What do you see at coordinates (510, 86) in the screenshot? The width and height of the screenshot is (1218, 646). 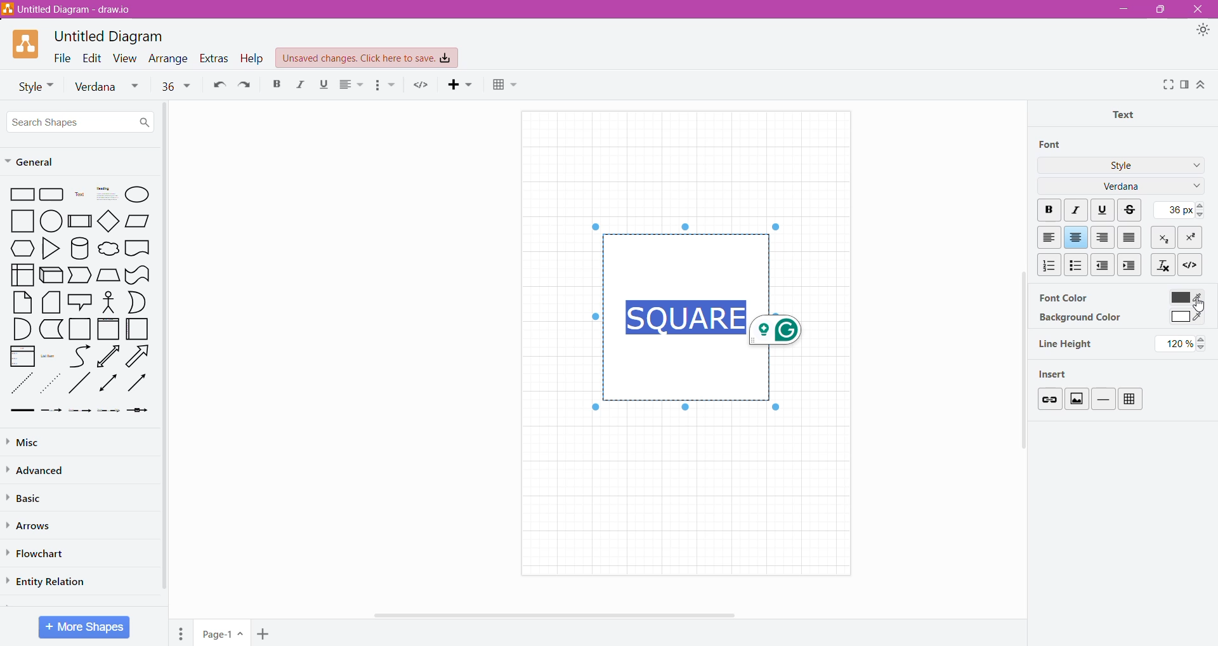 I see `Table` at bounding box center [510, 86].